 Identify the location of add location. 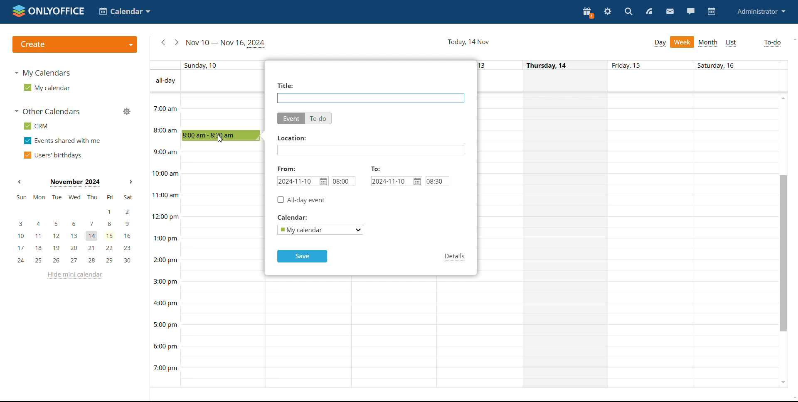
(371, 150).